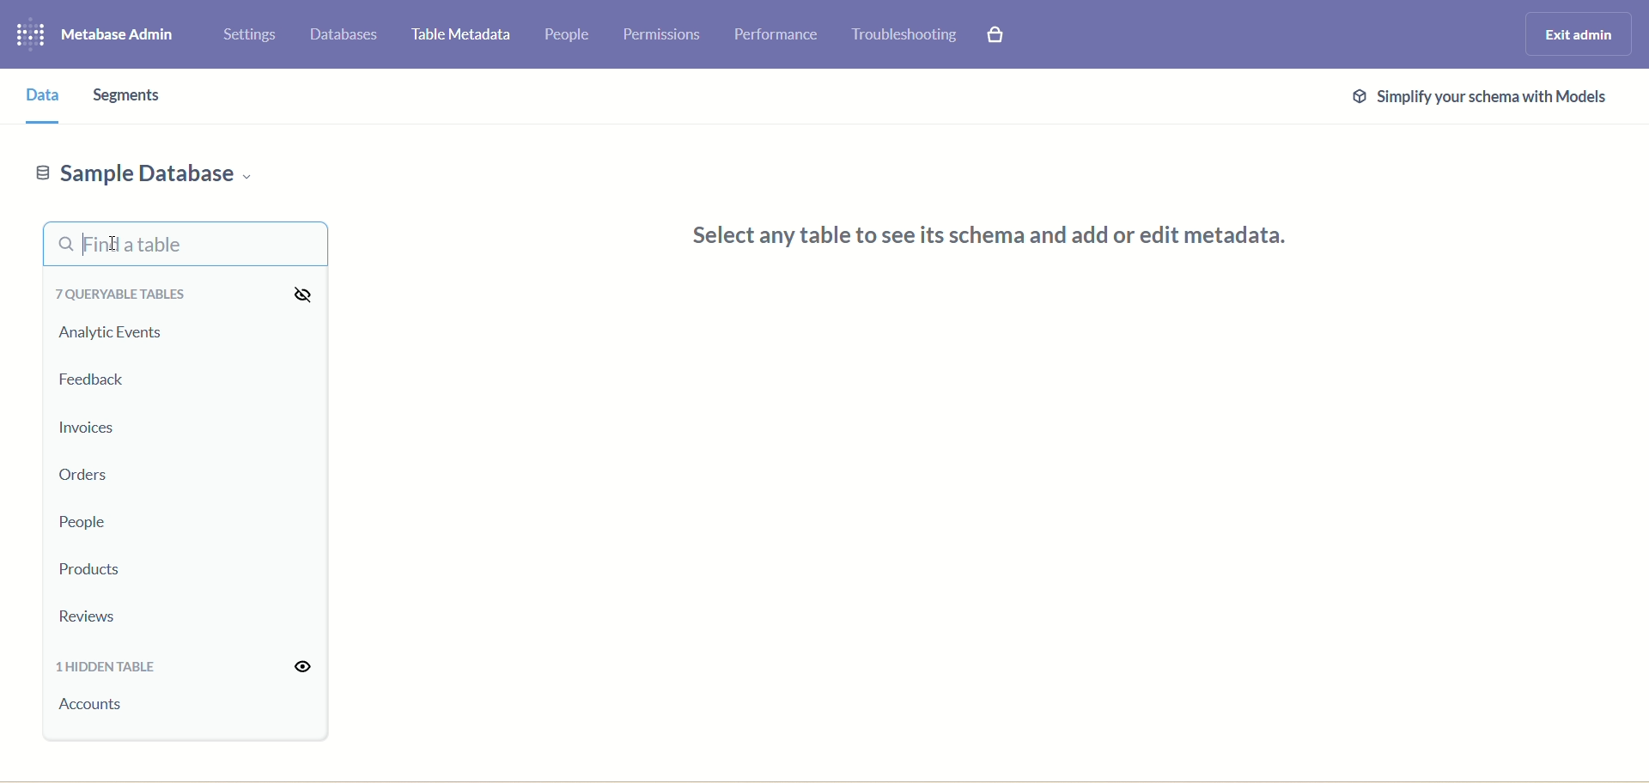 The image size is (1649, 783). What do you see at coordinates (120, 34) in the screenshot?
I see `metabase admin` at bounding box center [120, 34].